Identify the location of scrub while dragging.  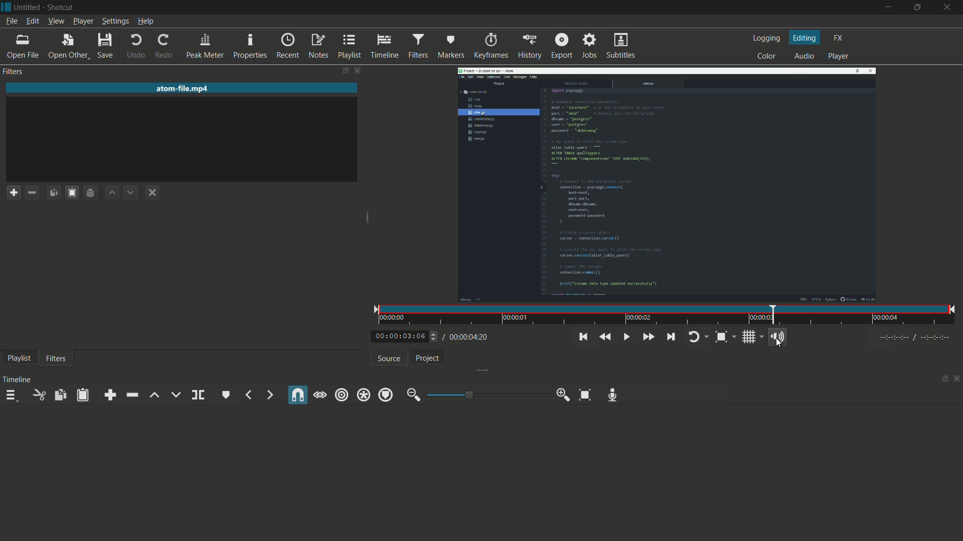
(321, 395).